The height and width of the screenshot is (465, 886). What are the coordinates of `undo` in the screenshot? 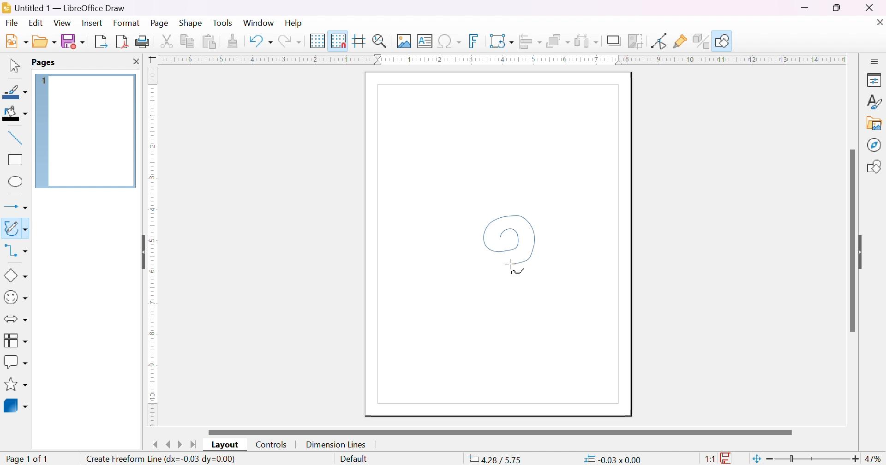 It's located at (261, 41).